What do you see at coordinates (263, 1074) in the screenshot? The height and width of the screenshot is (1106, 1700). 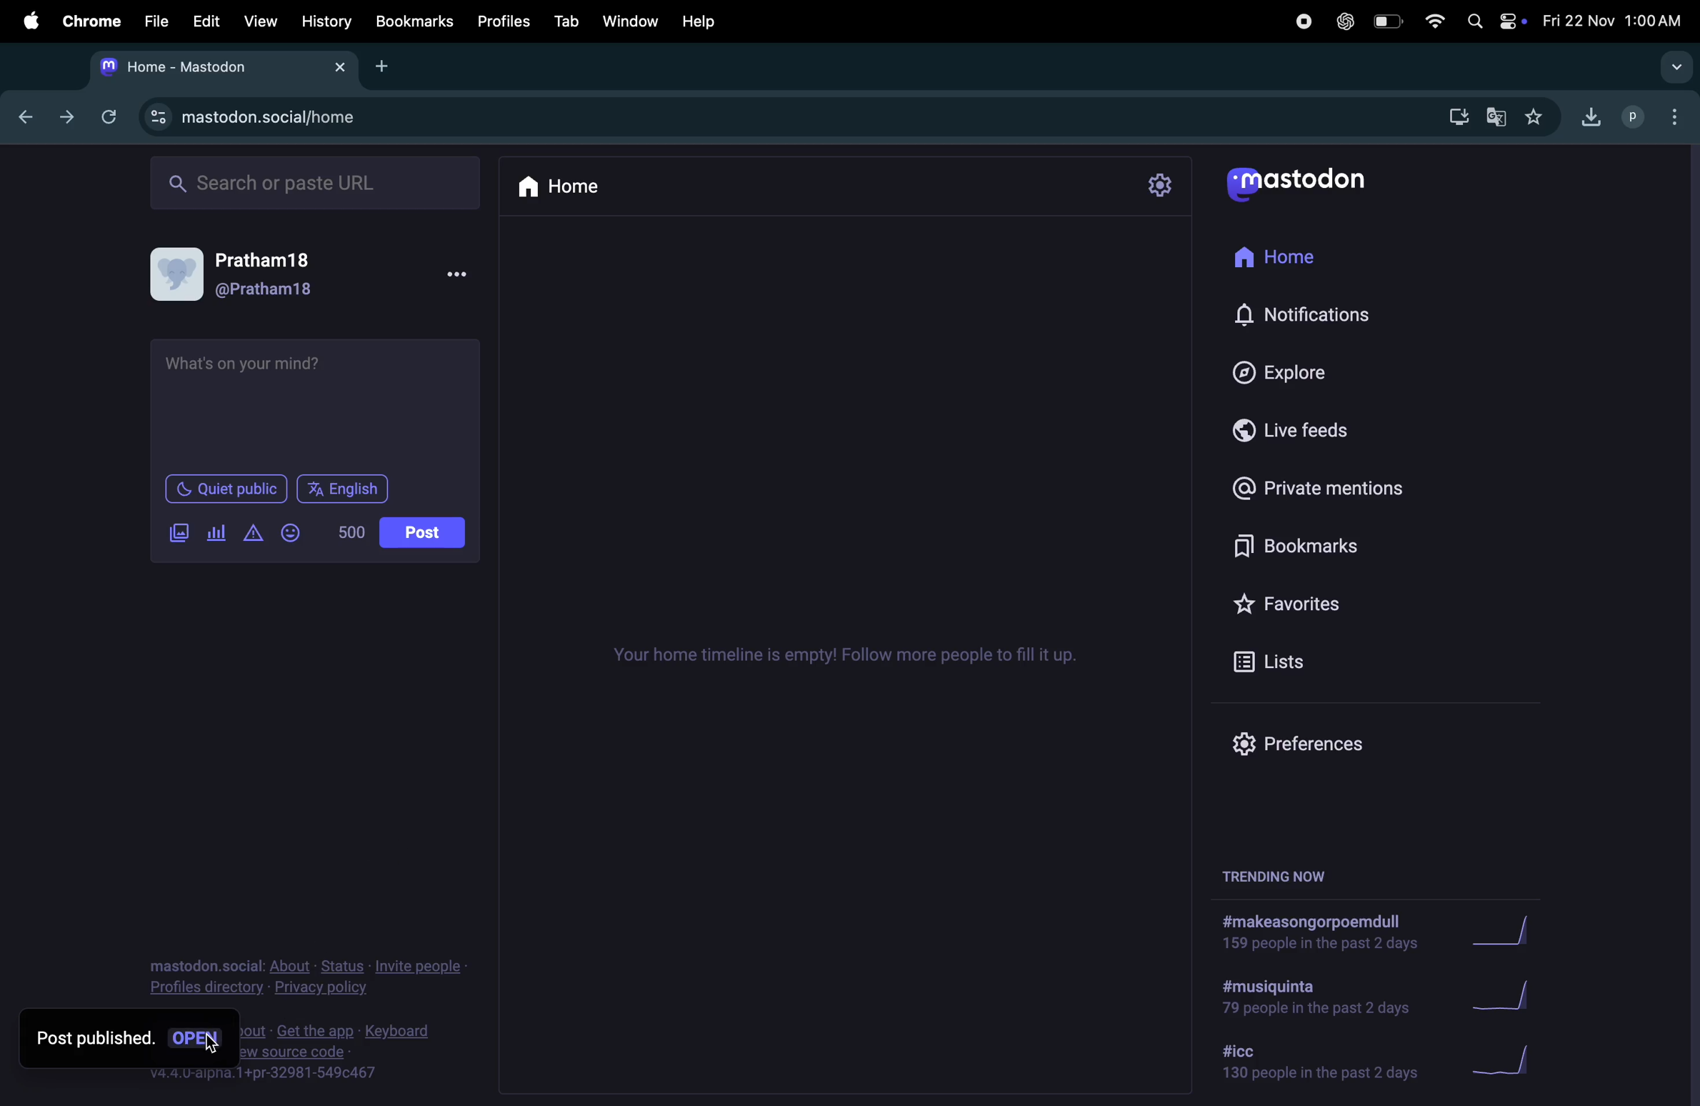 I see `v4.4.0-alpha.1+pr-32981-549c467` at bounding box center [263, 1074].